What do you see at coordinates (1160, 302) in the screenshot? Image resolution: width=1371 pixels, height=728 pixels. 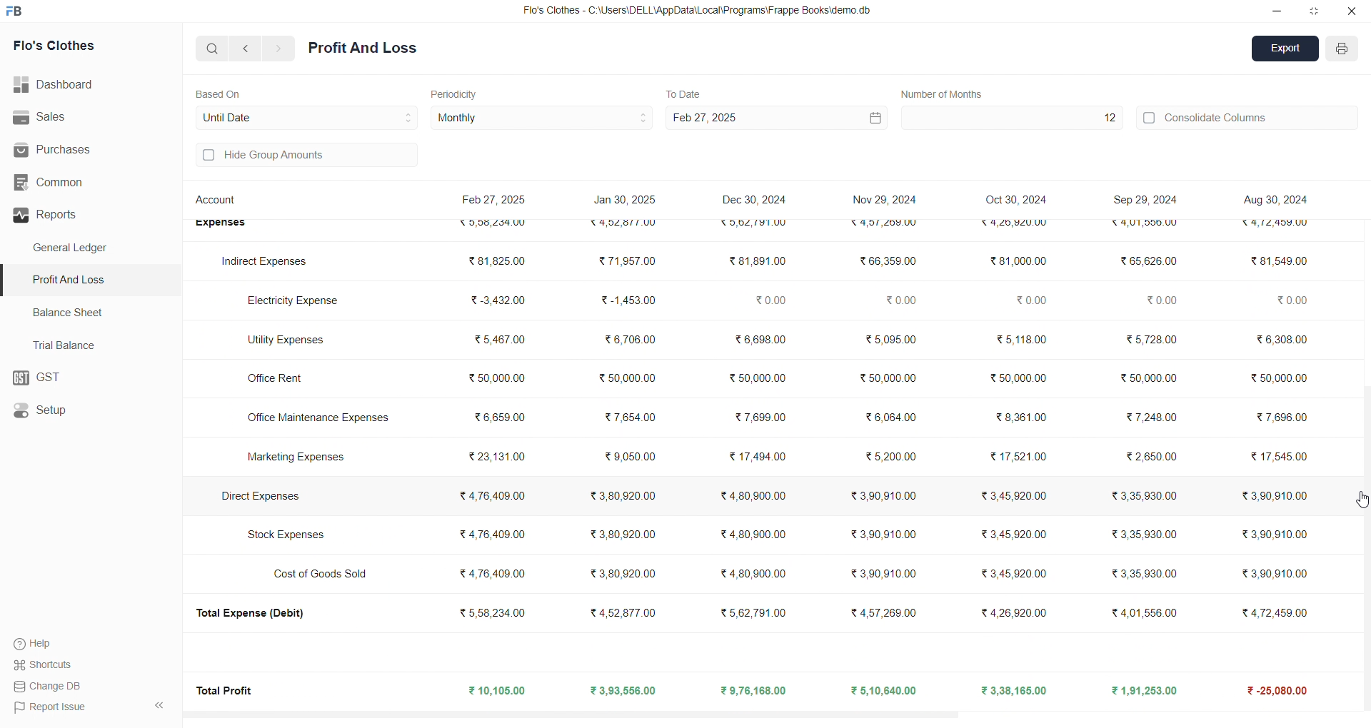 I see `₹0.00` at bounding box center [1160, 302].